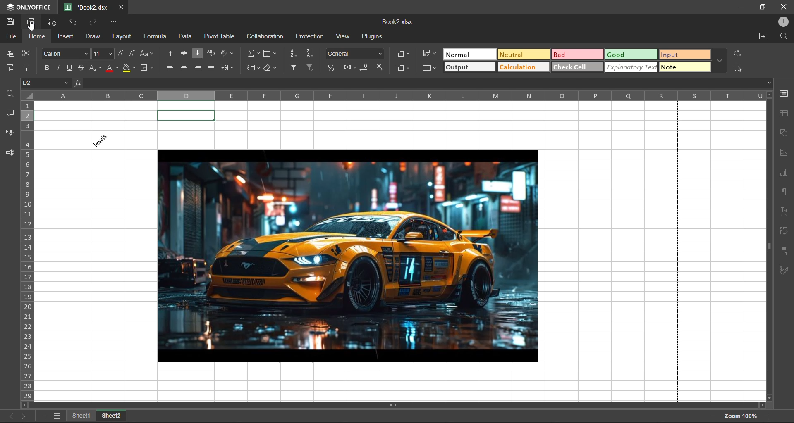 The height and width of the screenshot is (423, 794). Describe the element at coordinates (712, 416) in the screenshot. I see `zoom out` at that location.